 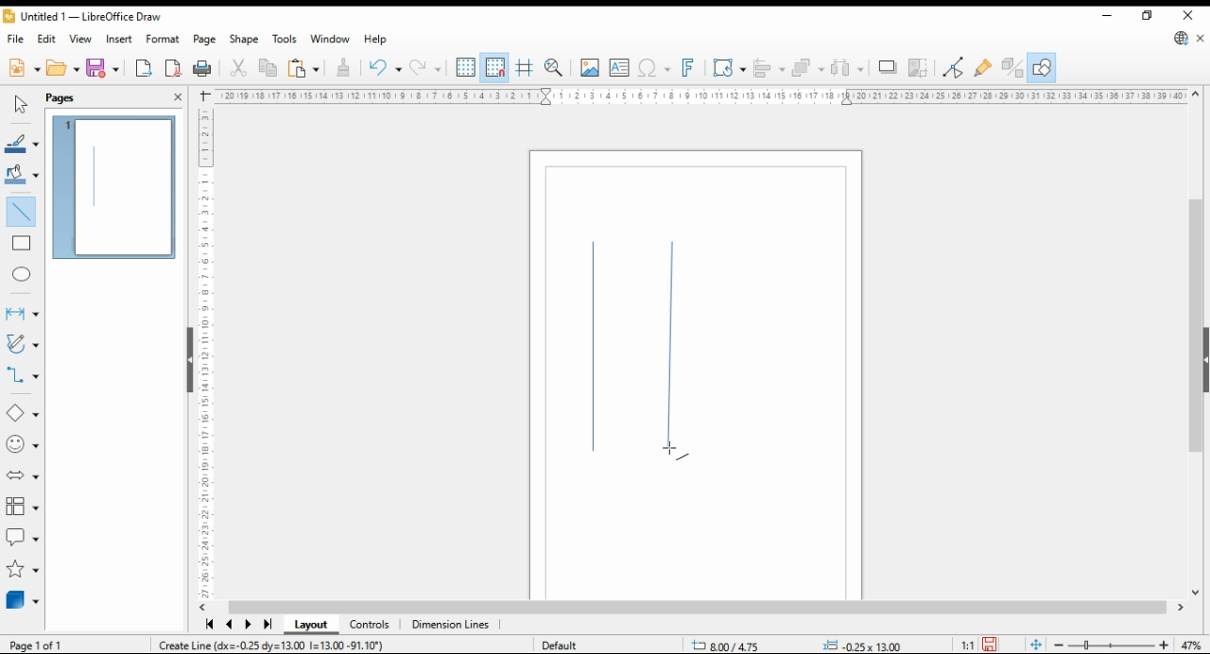 I want to click on page 1, so click(x=116, y=188).